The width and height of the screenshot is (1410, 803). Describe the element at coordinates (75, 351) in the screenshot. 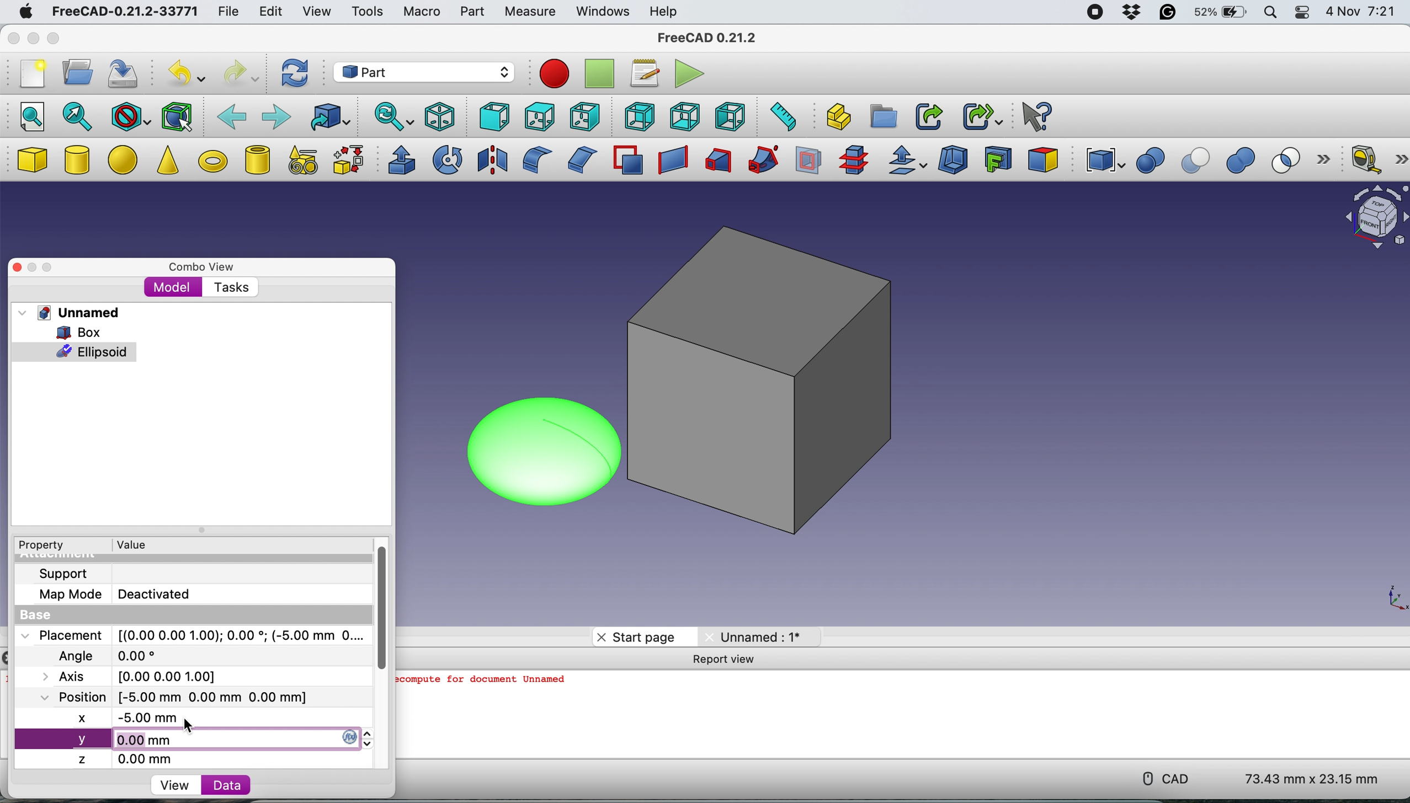

I see `ellpsoid` at that location.